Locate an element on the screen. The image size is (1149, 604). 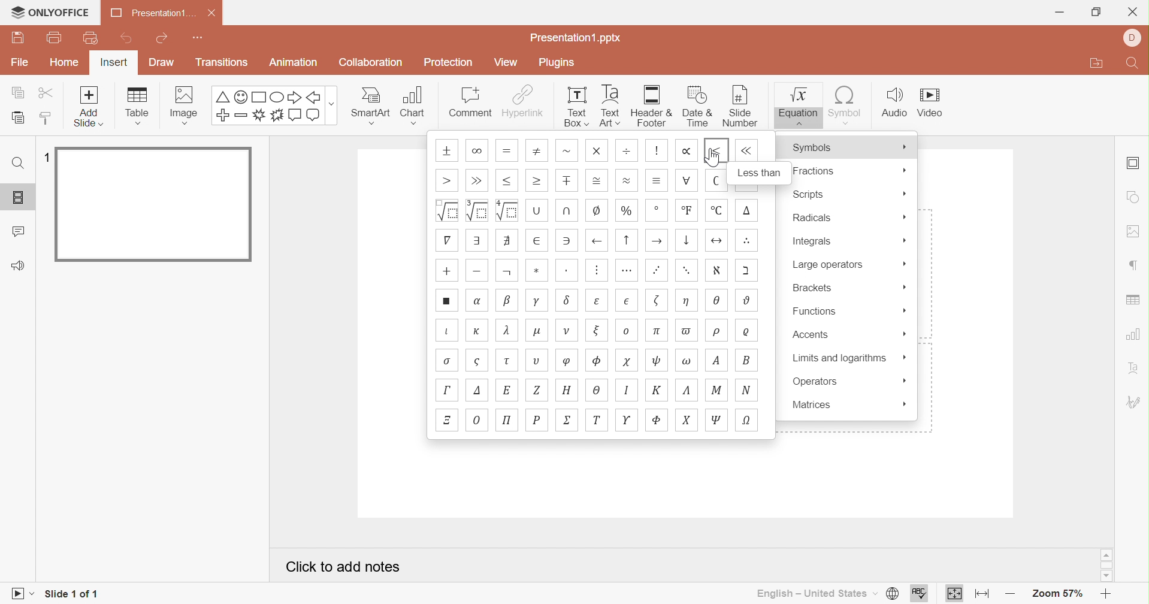
Fit to width is located at coordinates (982, 594).